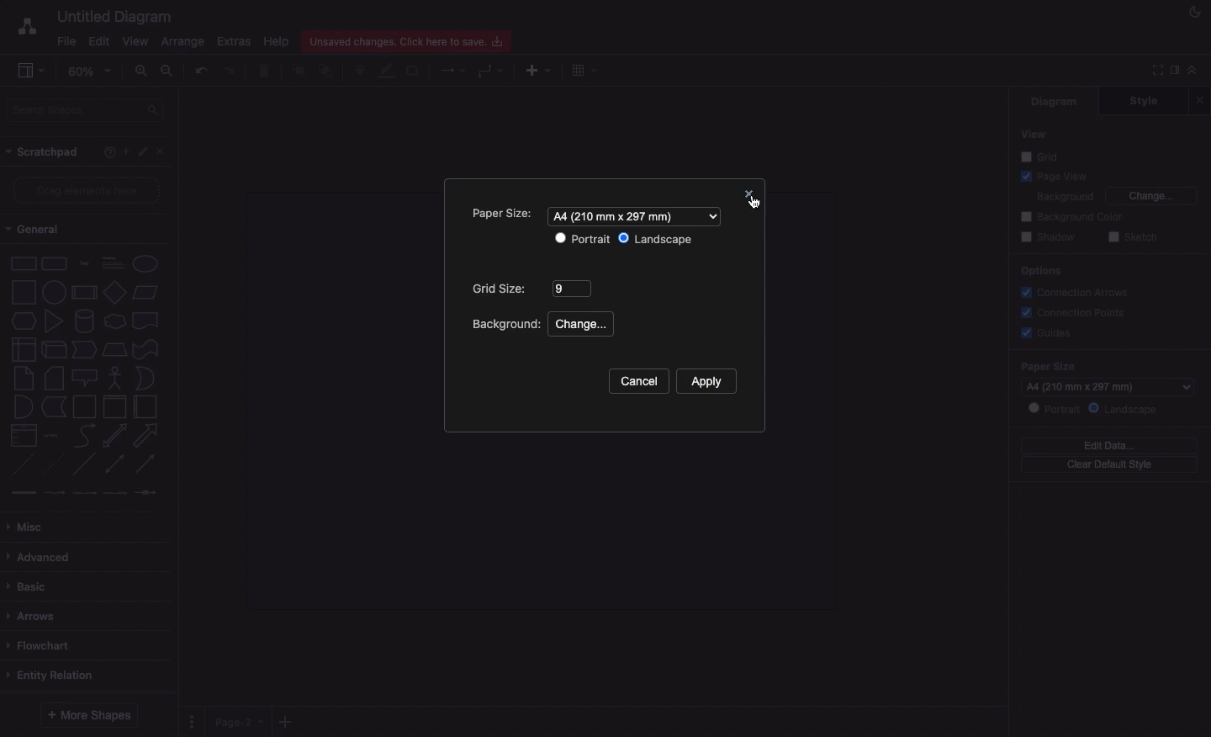  Describe the element at coordinates (359, 71) in the screenshot. I see `Fill` at that location.